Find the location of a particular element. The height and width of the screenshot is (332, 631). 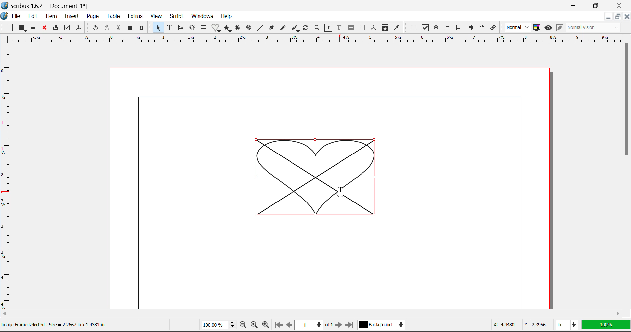

Close is located at coordinates (46, 29).